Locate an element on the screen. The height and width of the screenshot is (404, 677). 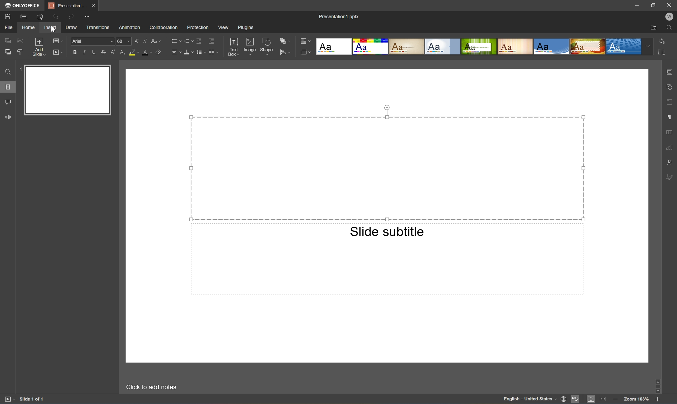
Presentation1... is located at coordinates (66, 5).